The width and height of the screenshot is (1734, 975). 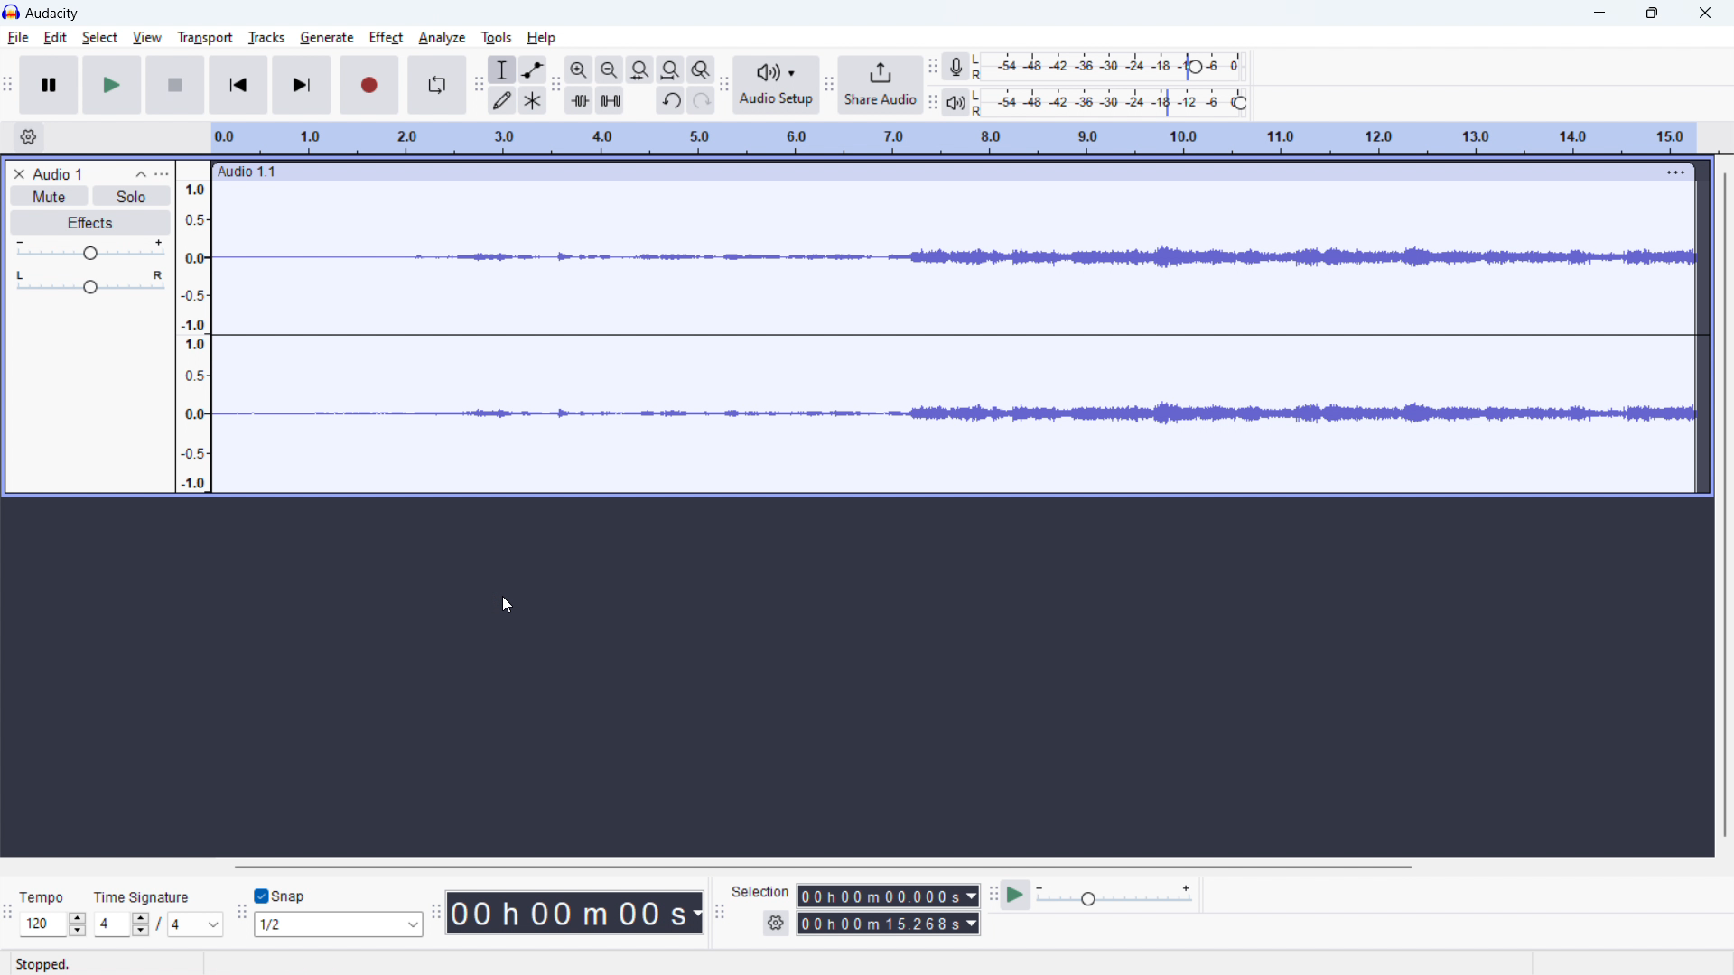 What do you see at coordinates (435, 85) in the screenshot?
I see `enable looping` at bounding box center [435, 85].